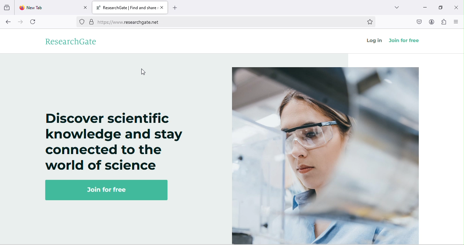  Describe the element at coordinates (456, 6) in the screenshot. I see `close` at that location.